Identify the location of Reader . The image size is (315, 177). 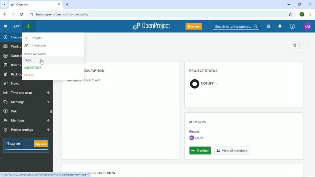
(197, 131).